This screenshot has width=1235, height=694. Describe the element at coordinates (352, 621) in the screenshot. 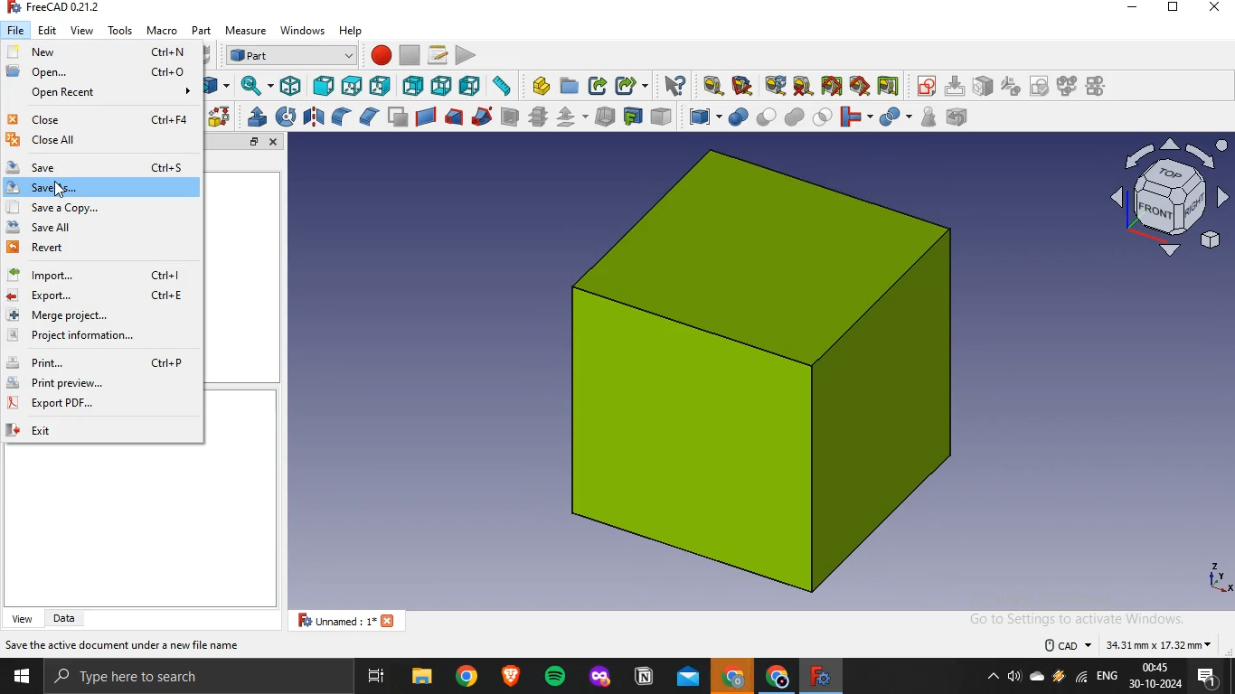

I see `unnamed` at that location.